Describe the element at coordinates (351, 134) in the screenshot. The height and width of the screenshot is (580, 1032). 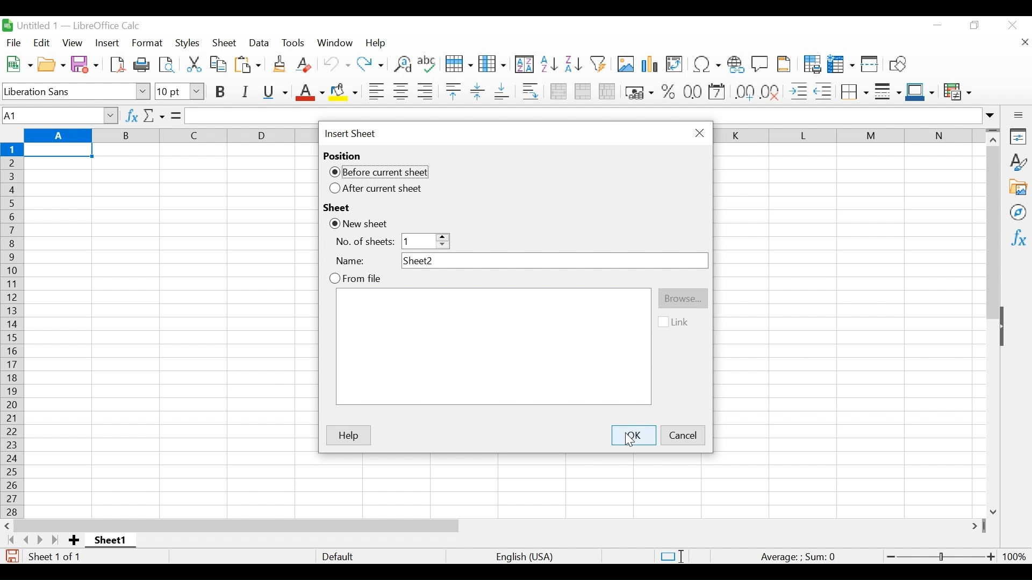
I see `Insert Sheet` at that location.